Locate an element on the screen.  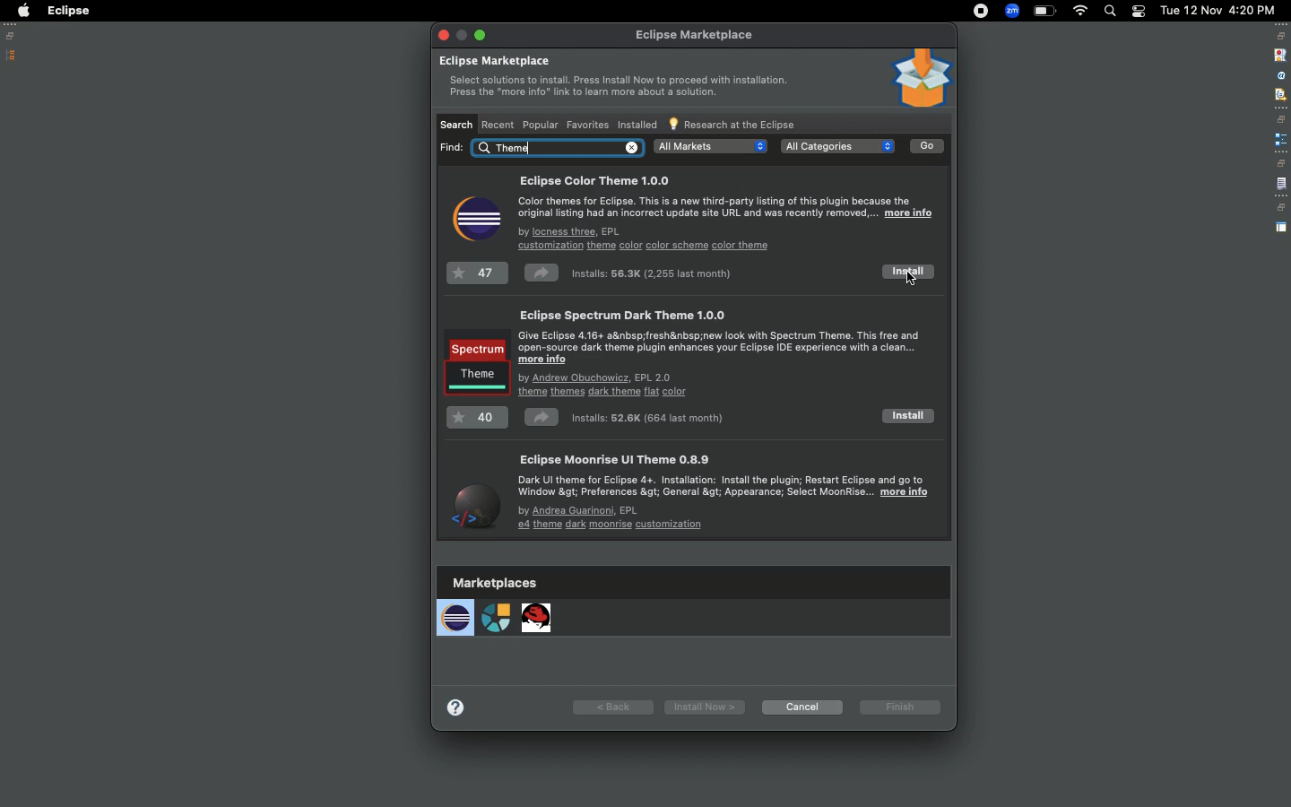
Restore is located at coordinates (13, 36).